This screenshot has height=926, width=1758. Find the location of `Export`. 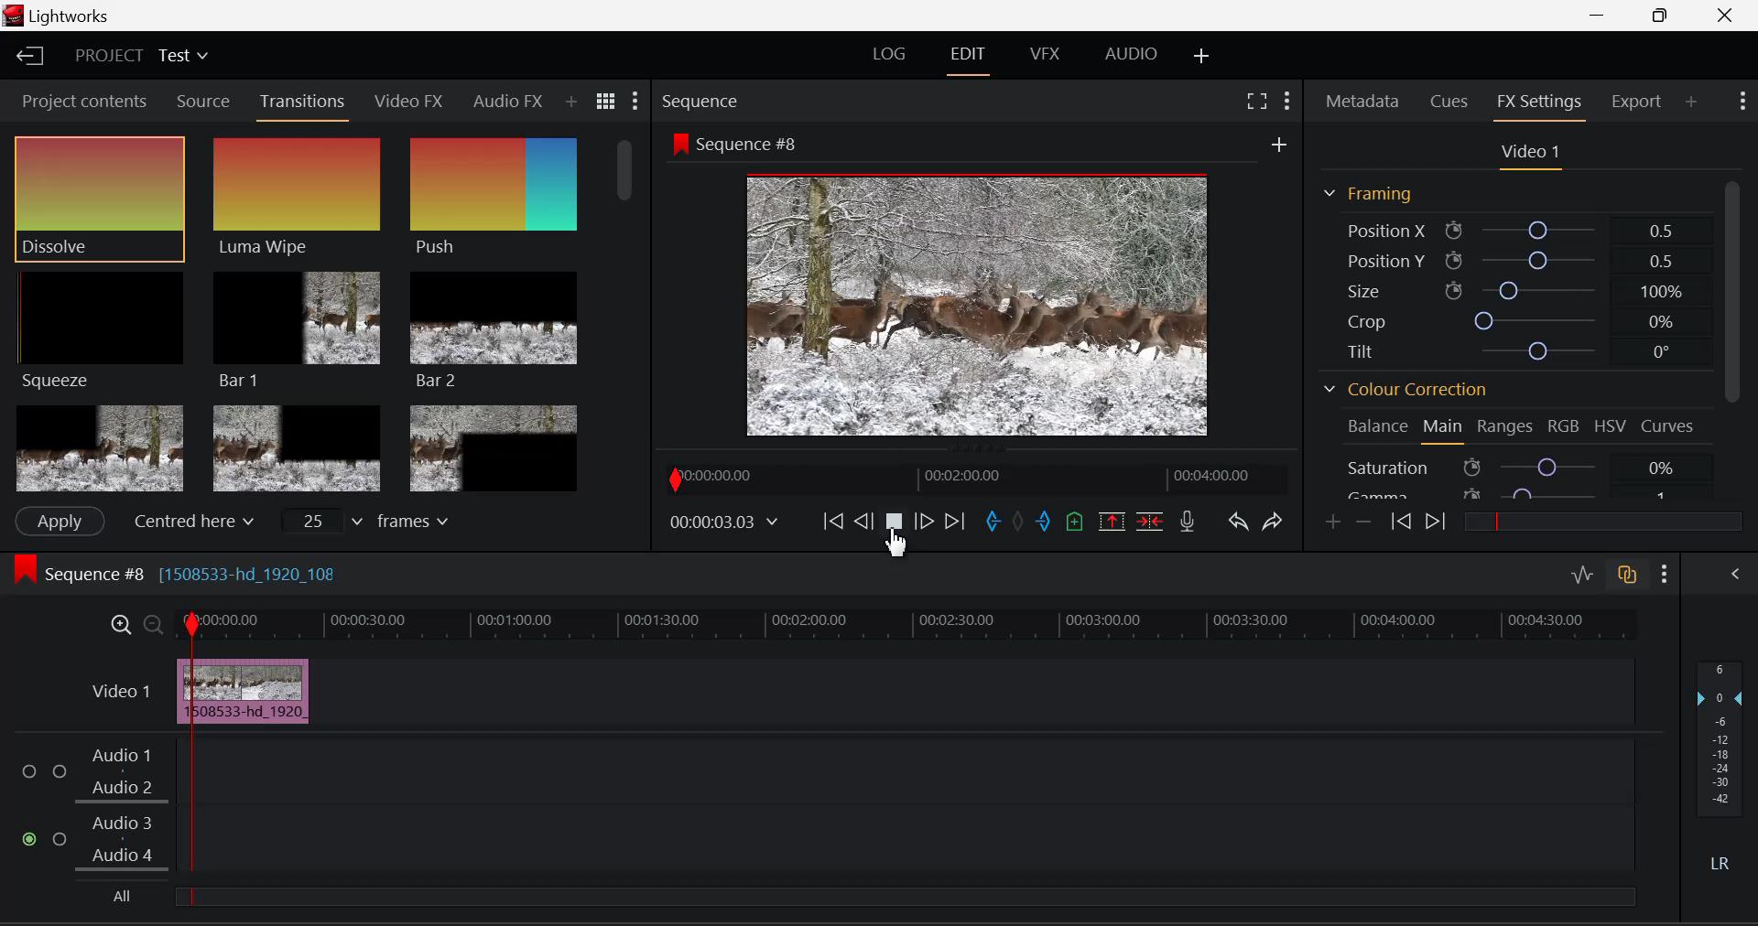

Export is located at coordinates (1641, 102).